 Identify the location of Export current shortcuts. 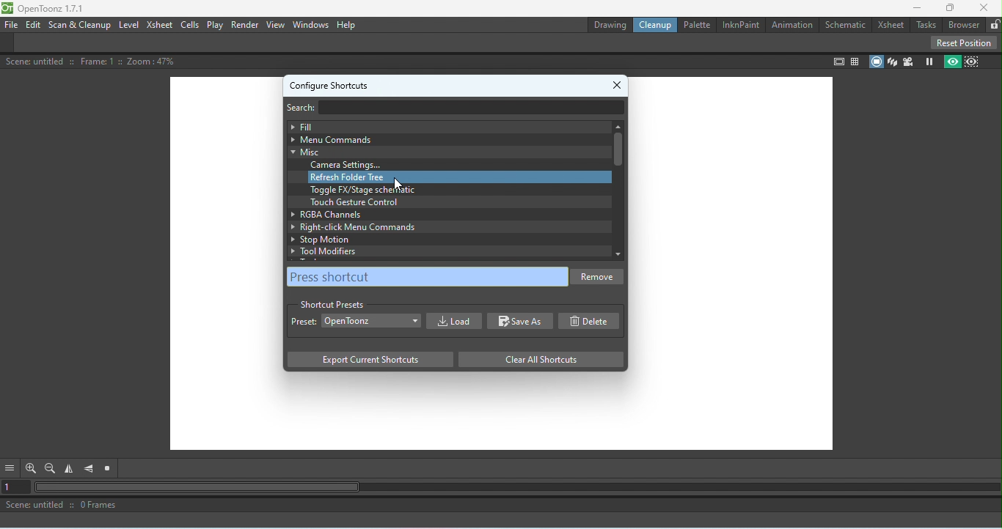
(369, 360).